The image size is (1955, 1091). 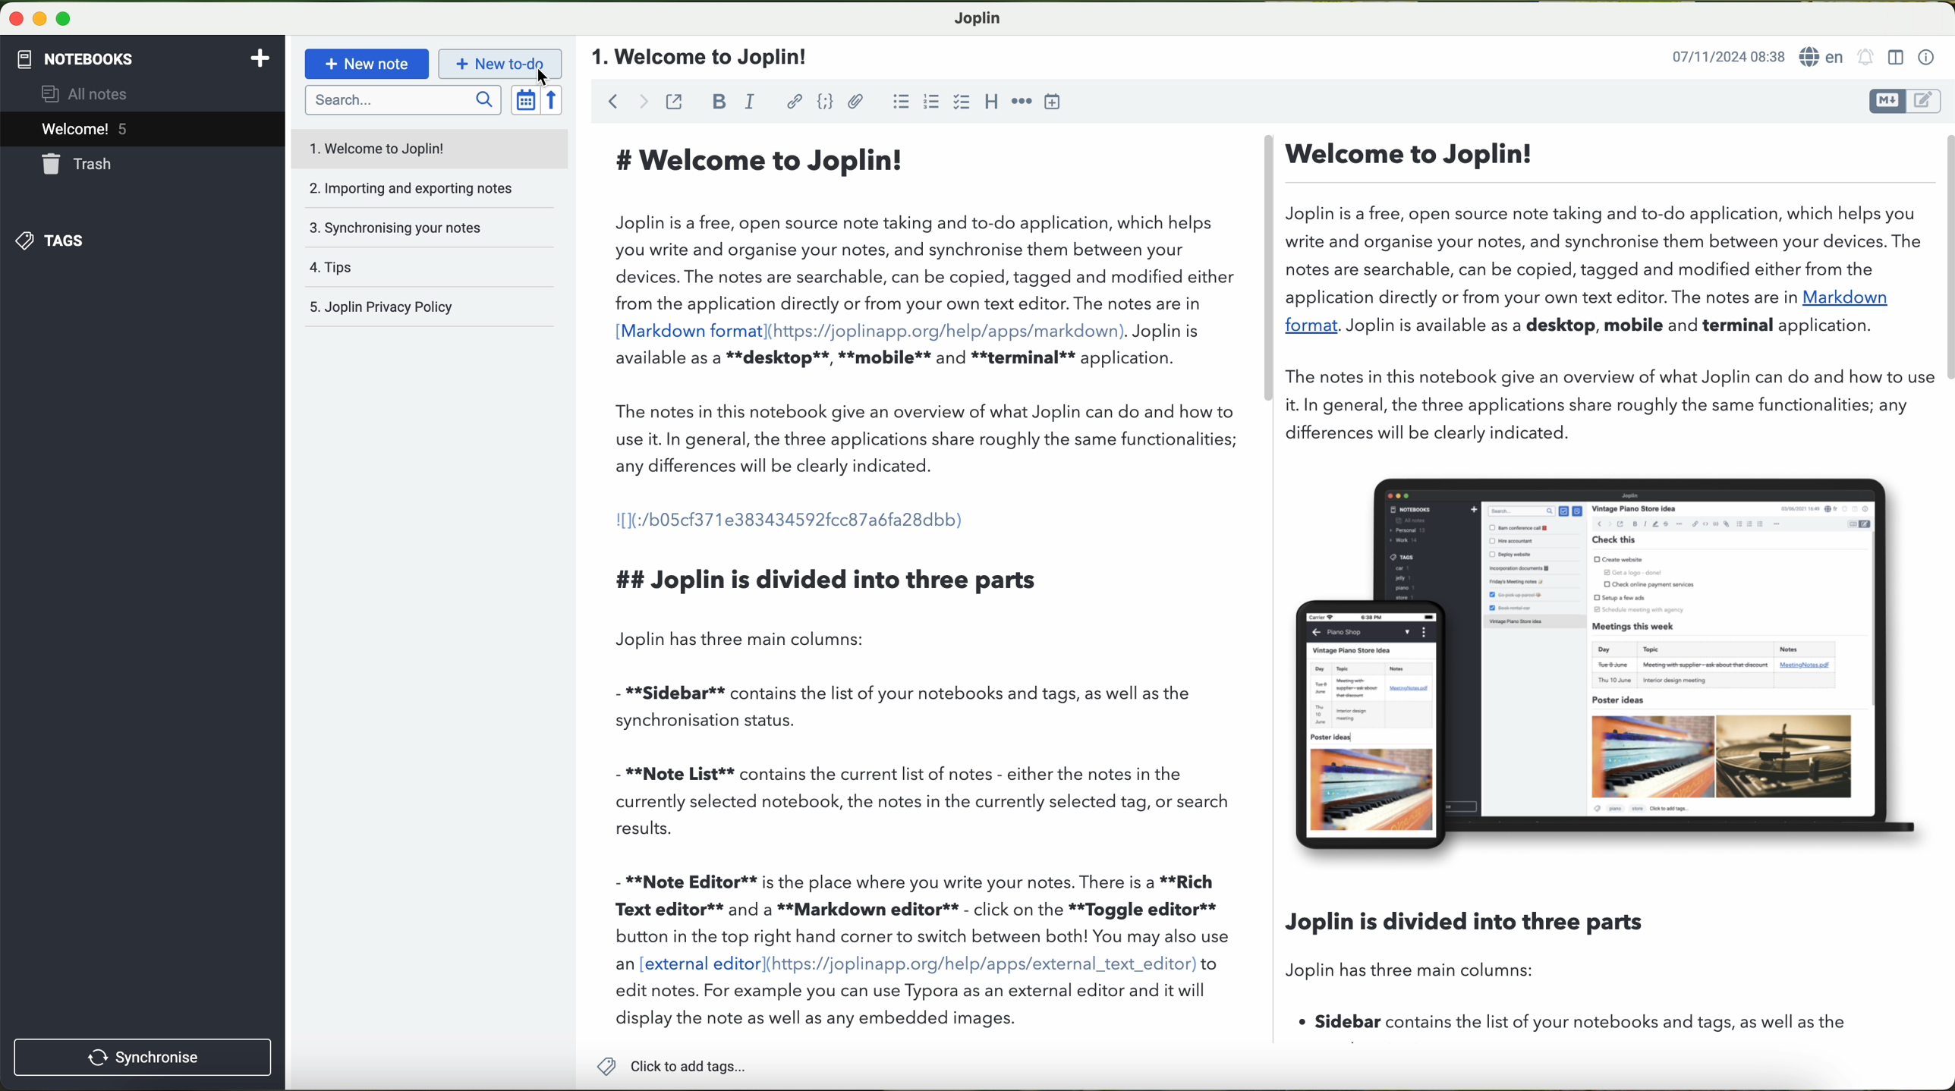 I want to click on cursor on new to-do button , so click(x=502, y=64).